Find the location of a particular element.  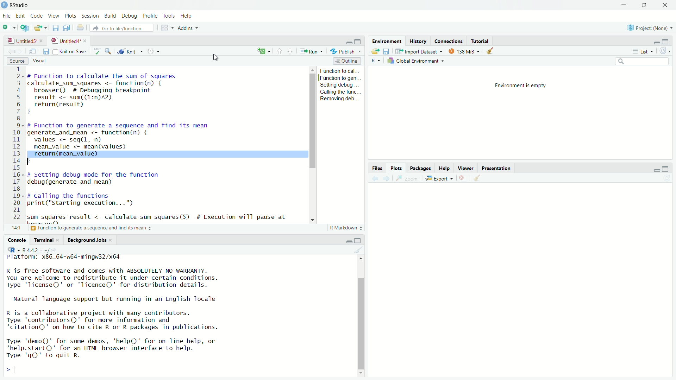

save current document is located at coordinates (45, 51).